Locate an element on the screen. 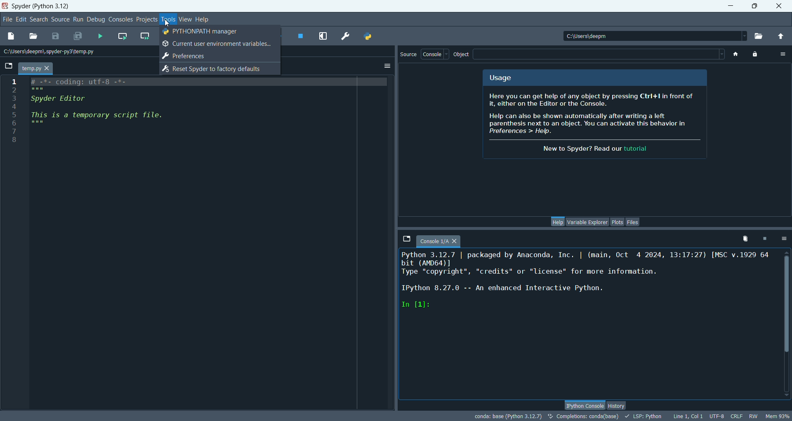 This screenshot has width=792, height=421. variable explorer is located at coordinates (588, 222).